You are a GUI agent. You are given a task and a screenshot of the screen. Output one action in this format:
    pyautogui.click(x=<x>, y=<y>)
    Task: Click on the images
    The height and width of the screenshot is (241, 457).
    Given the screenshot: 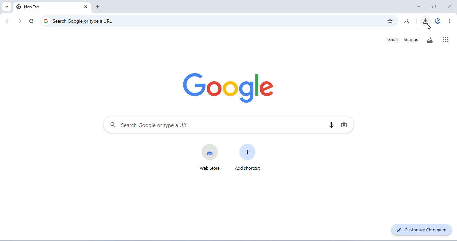 What is the action you would take?
    pyautogui.click(x=411, y=40)
    